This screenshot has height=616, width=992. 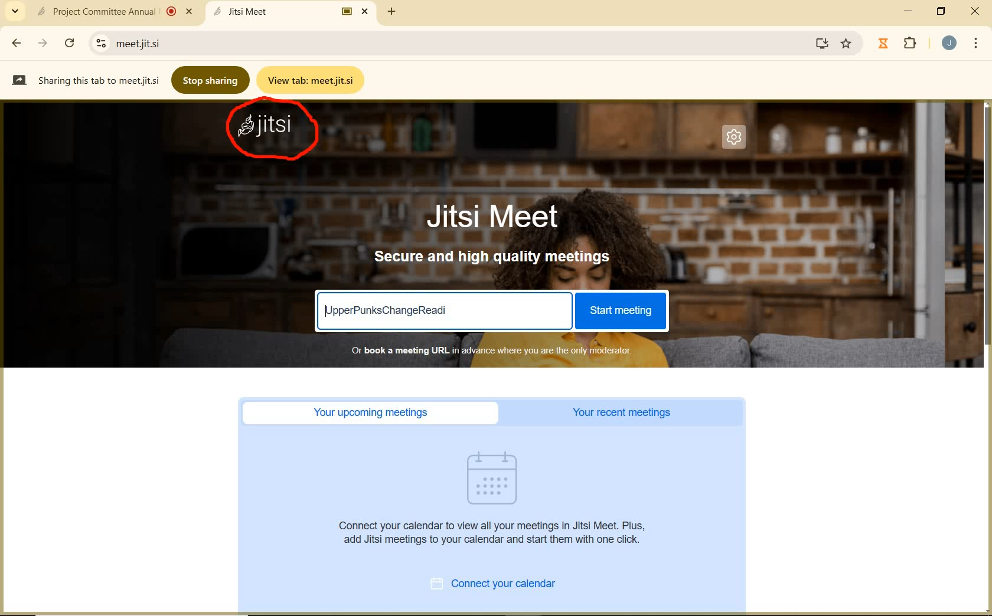 What do you see at coordinates (498, 478) in the screenshot?
I see `image` at bounding box center [498, 478].